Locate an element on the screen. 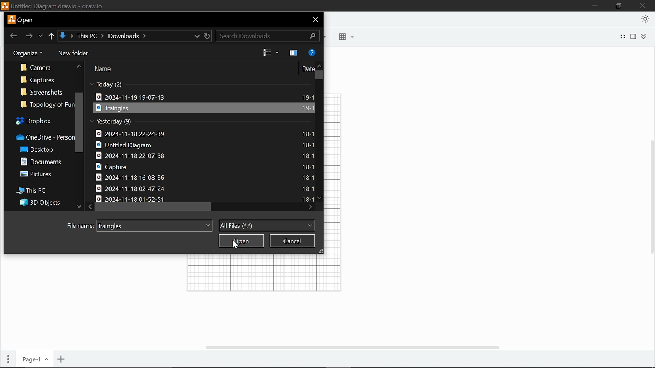  Forward is located at coordinates (28, 36).